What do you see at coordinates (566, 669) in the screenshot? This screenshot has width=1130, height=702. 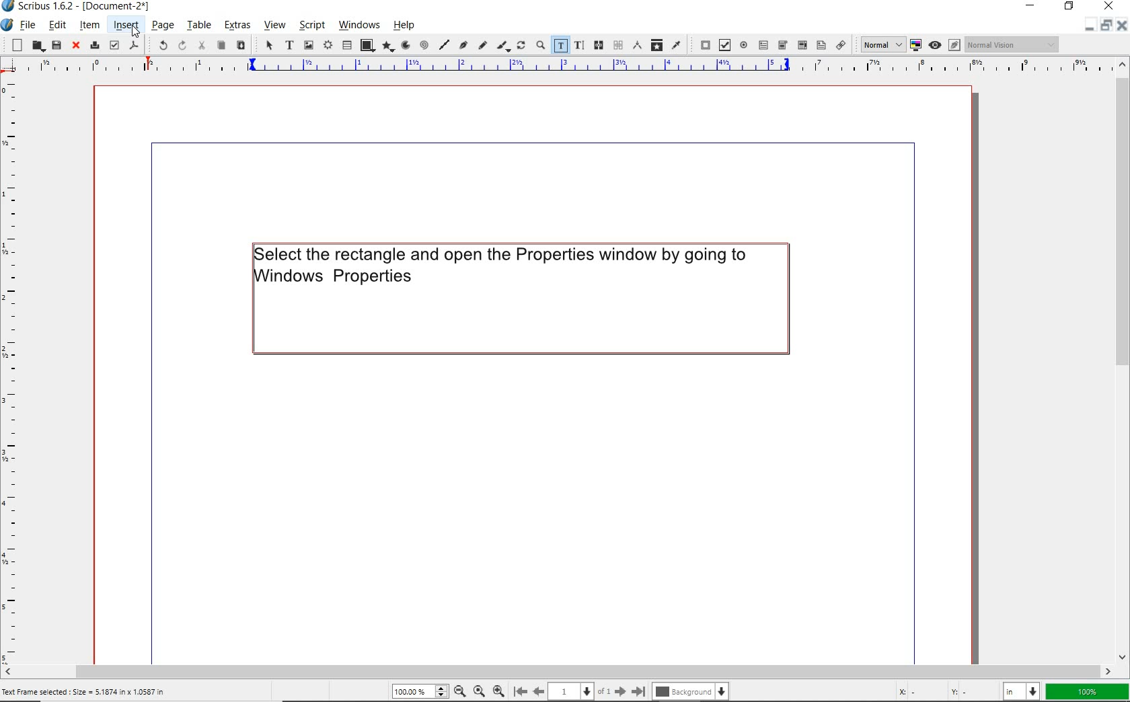 I see `Scroll Bar` at bounding box center [566, 669].